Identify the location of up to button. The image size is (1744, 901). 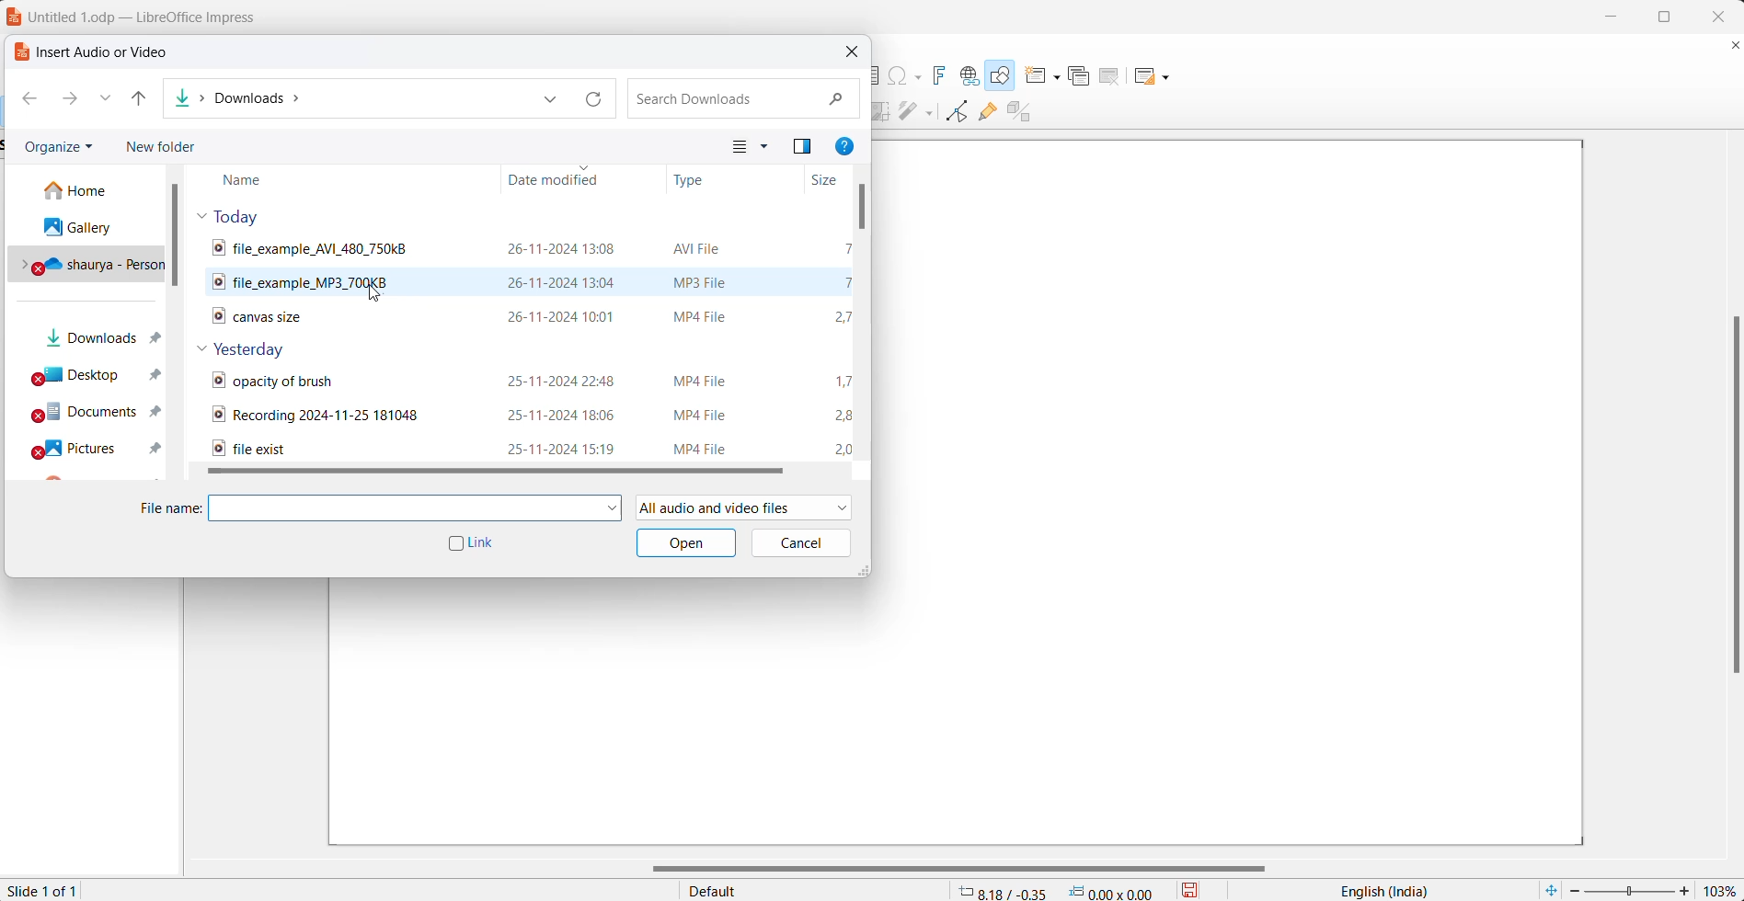
(142, 103).